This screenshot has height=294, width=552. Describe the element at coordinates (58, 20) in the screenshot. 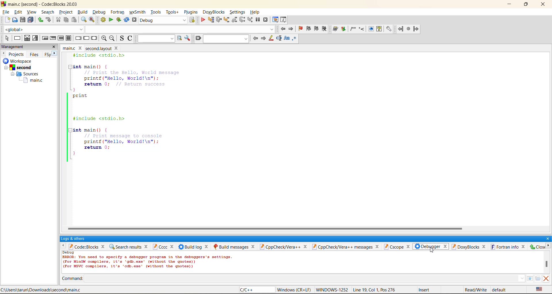

I see `cut` at that location.